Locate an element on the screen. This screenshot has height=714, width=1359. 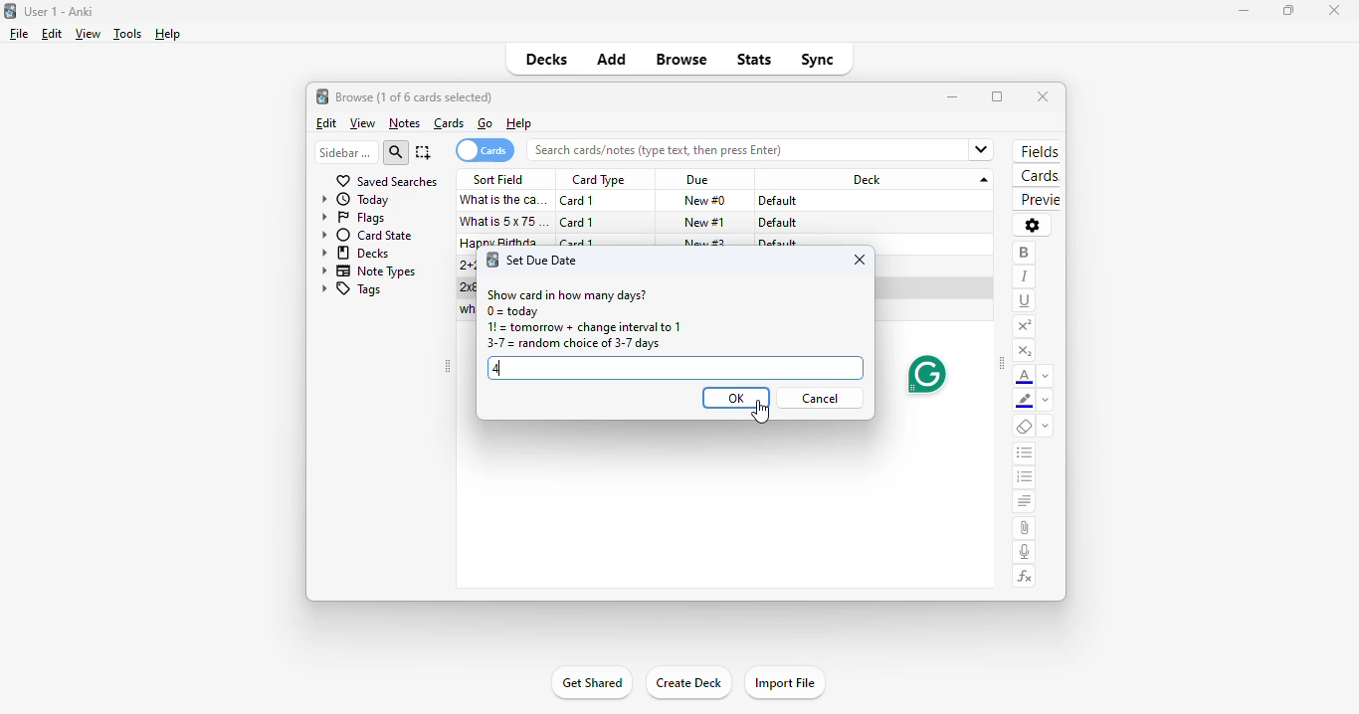
4  is located at coordinates (674, 369).